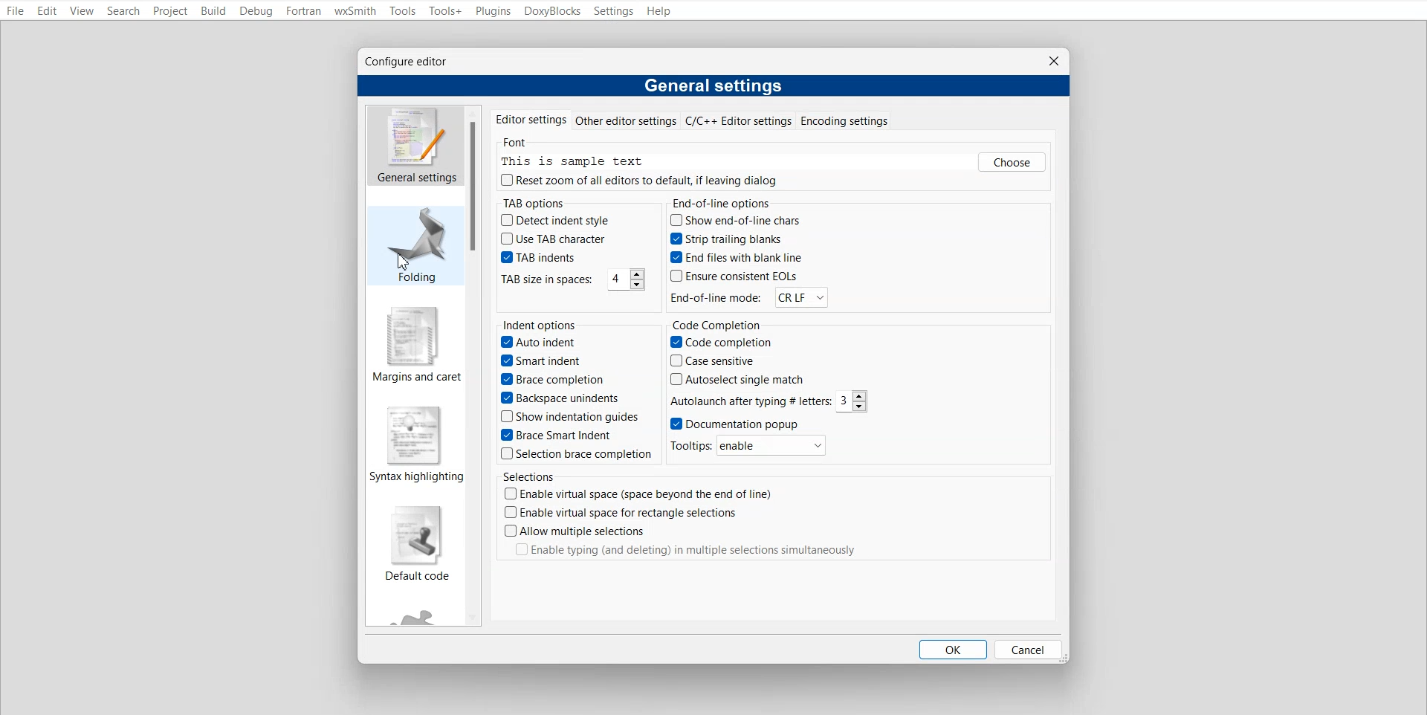 The width and height of the screenshot is (1427, 715). I want to click on 4, so click(622, 280).